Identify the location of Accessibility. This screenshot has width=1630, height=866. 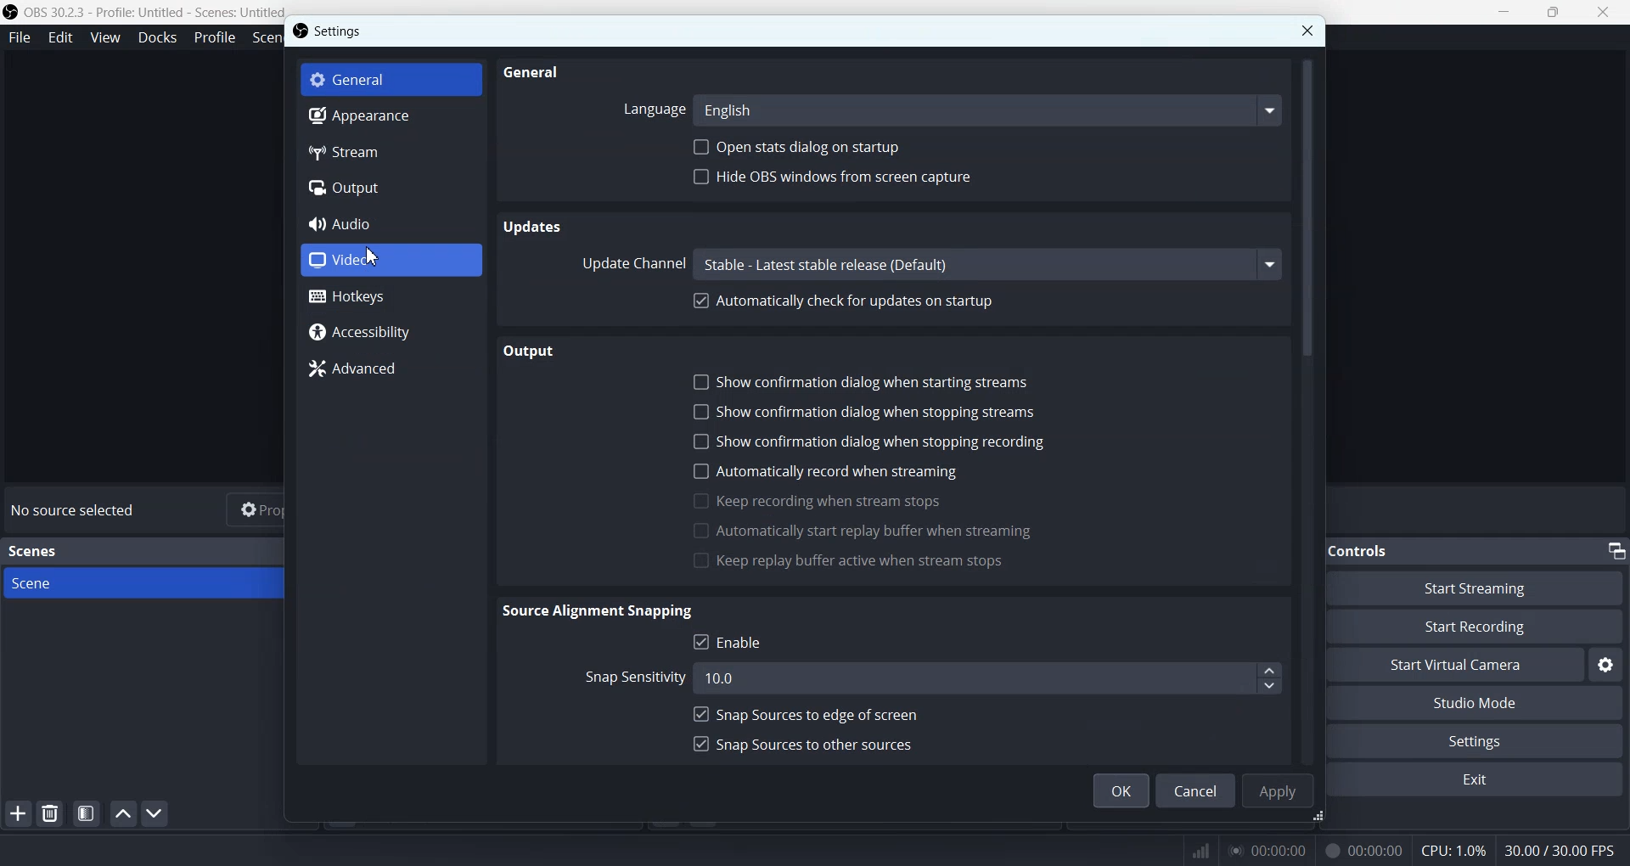
(391, 334).